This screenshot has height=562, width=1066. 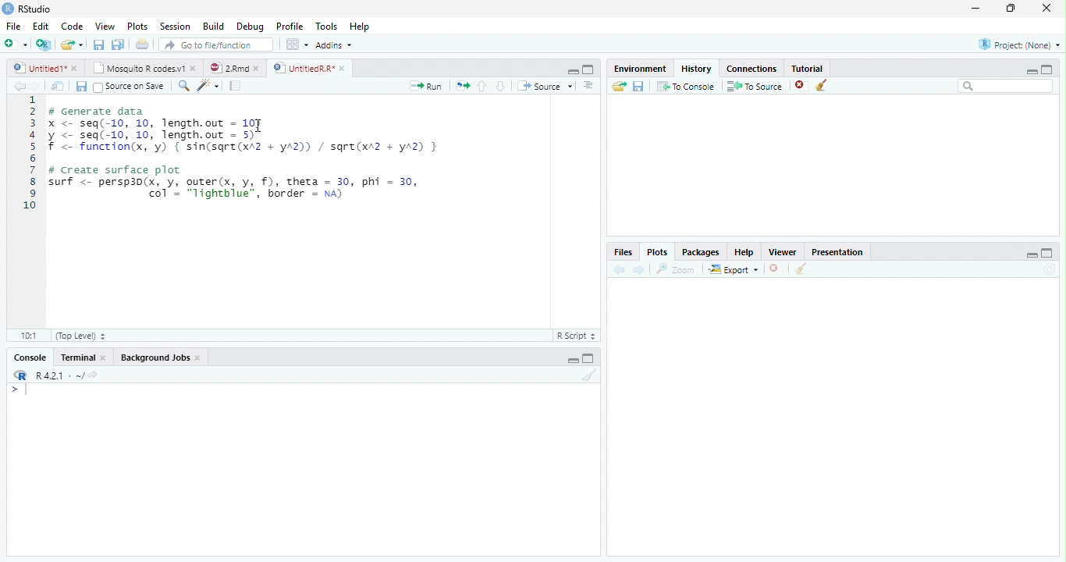 What do you see at coordinates (588, 84) in the screenshot?
I see `Show document outline` at bounding box center [588, 84].